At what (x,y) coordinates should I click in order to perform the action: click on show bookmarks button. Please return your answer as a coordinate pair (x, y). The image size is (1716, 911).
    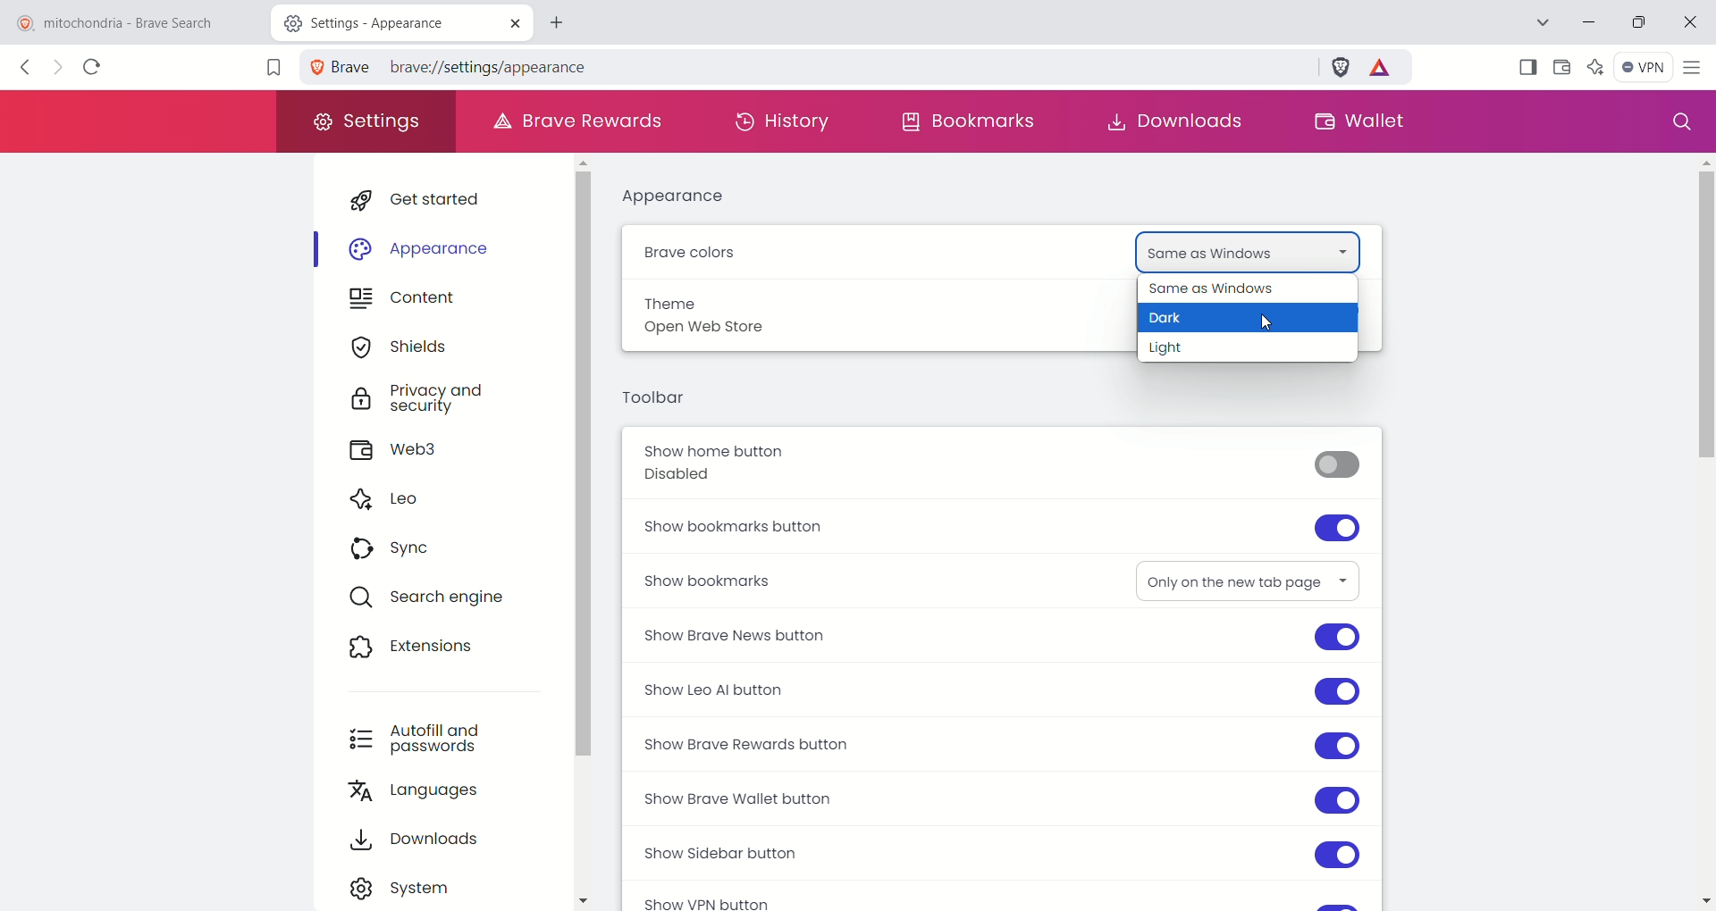
    Looking at the image, I should click on (1006, 532).